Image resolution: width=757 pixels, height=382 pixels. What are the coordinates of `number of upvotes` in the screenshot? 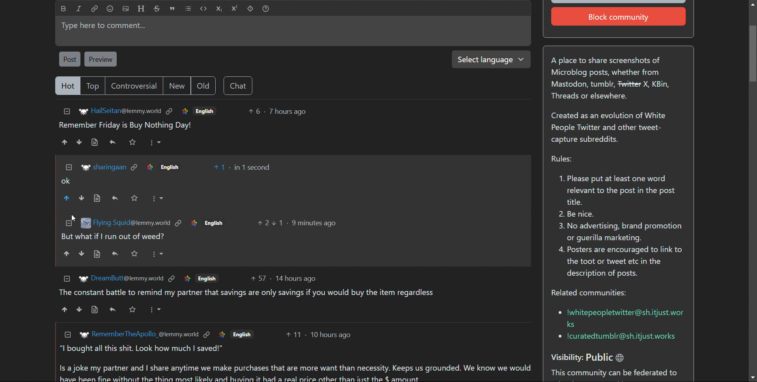 It's located at (257, 279).